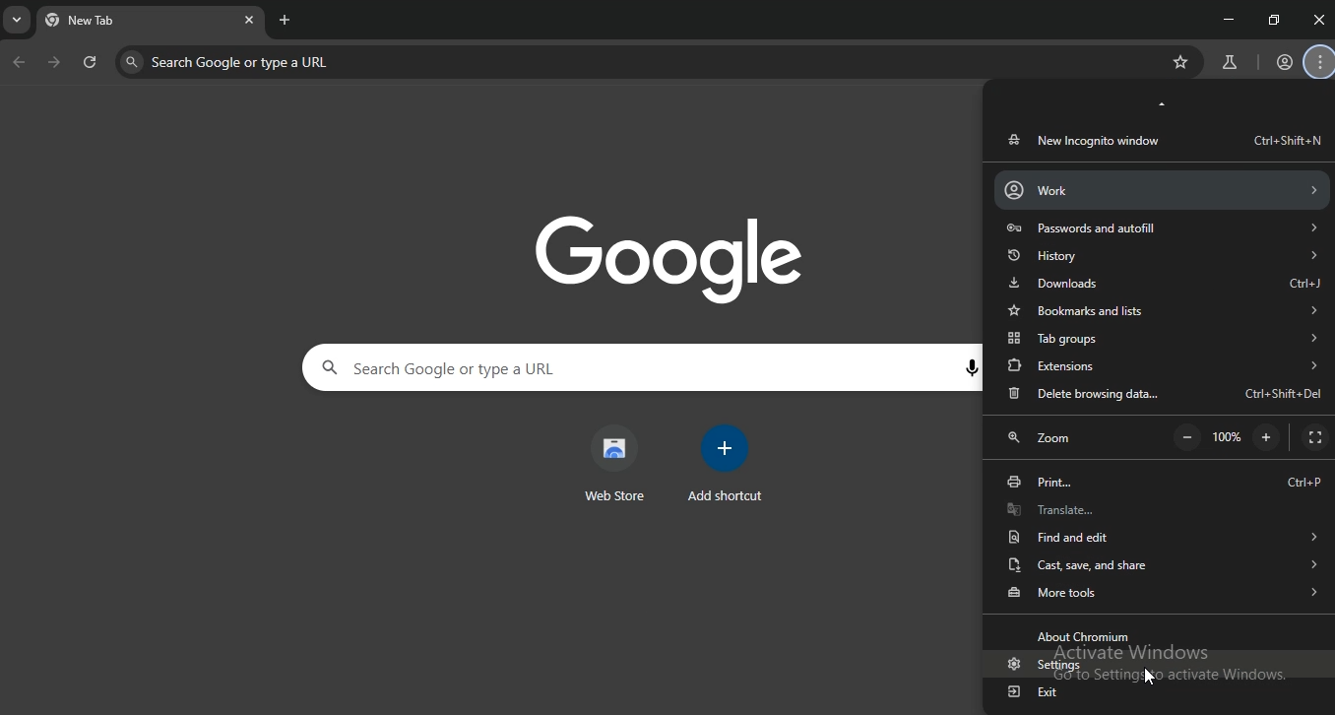  Describe the element at coordinates (1225, 18) in the screenshot. I see `minimize` at that location.